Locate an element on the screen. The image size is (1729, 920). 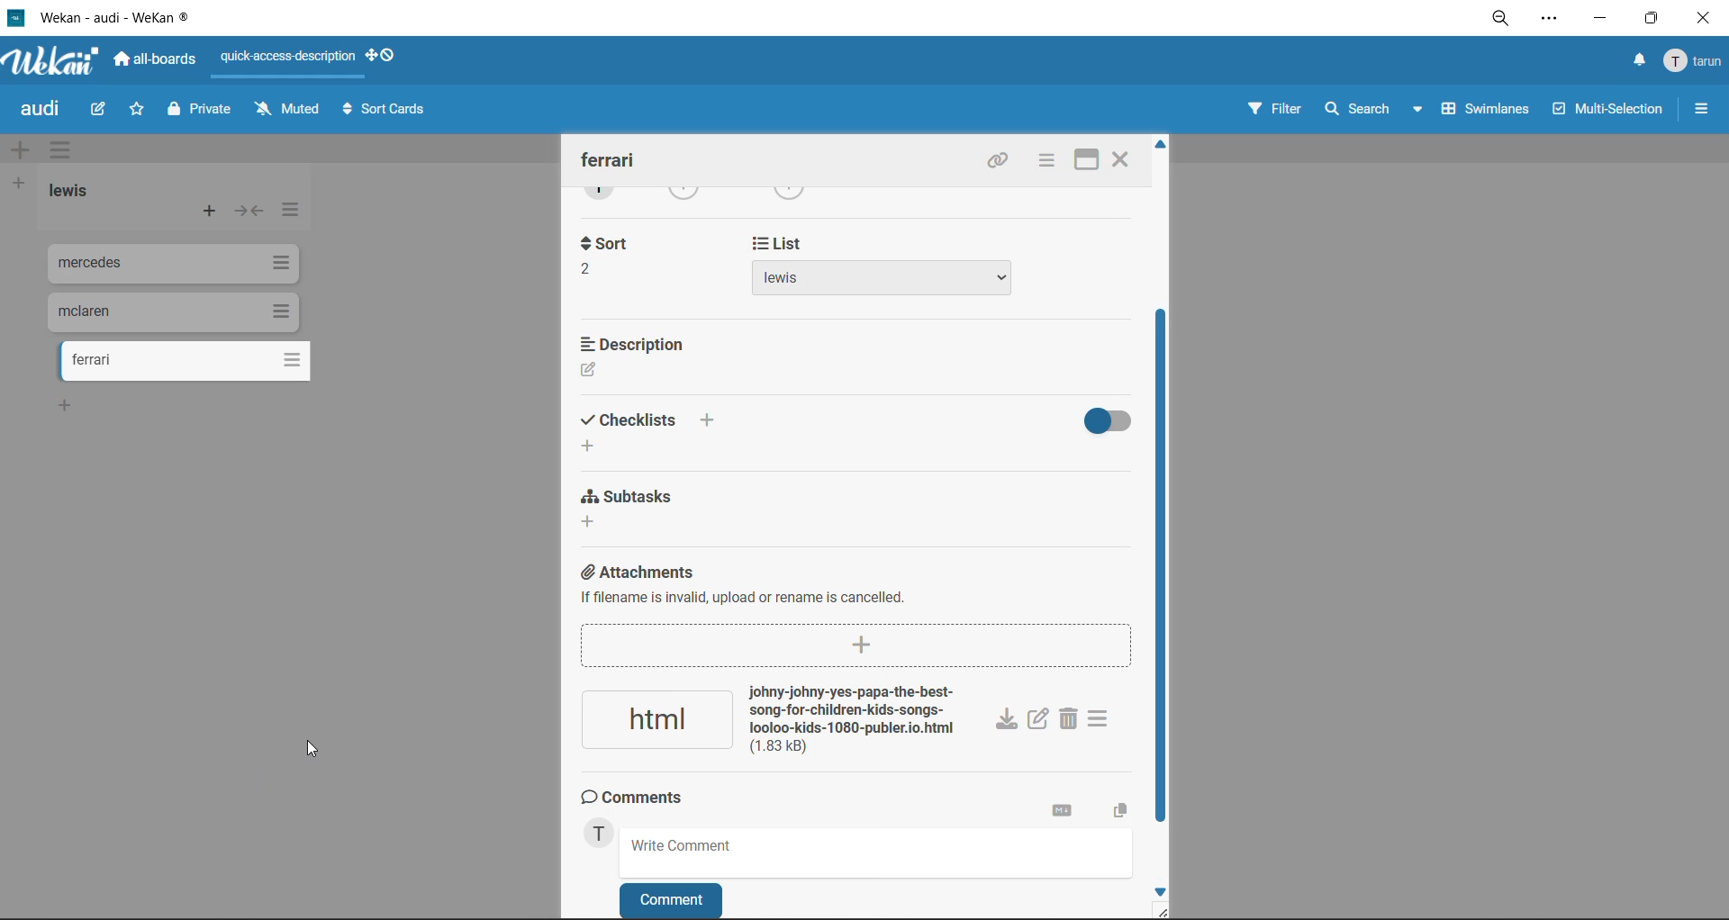
close is located at coordinates (1706, 21).